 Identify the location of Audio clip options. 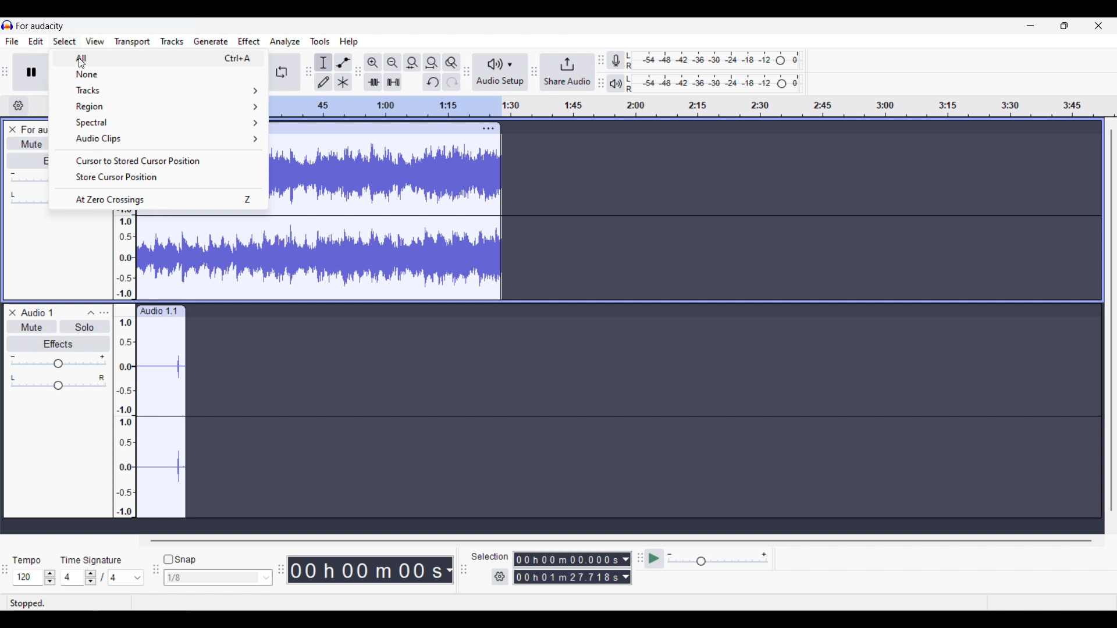
(160, 139).